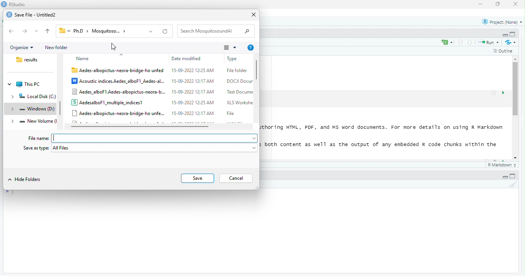 Image resolution: width=525 pixels, height=276 pixels. I want to click on up, so click(461, 42).